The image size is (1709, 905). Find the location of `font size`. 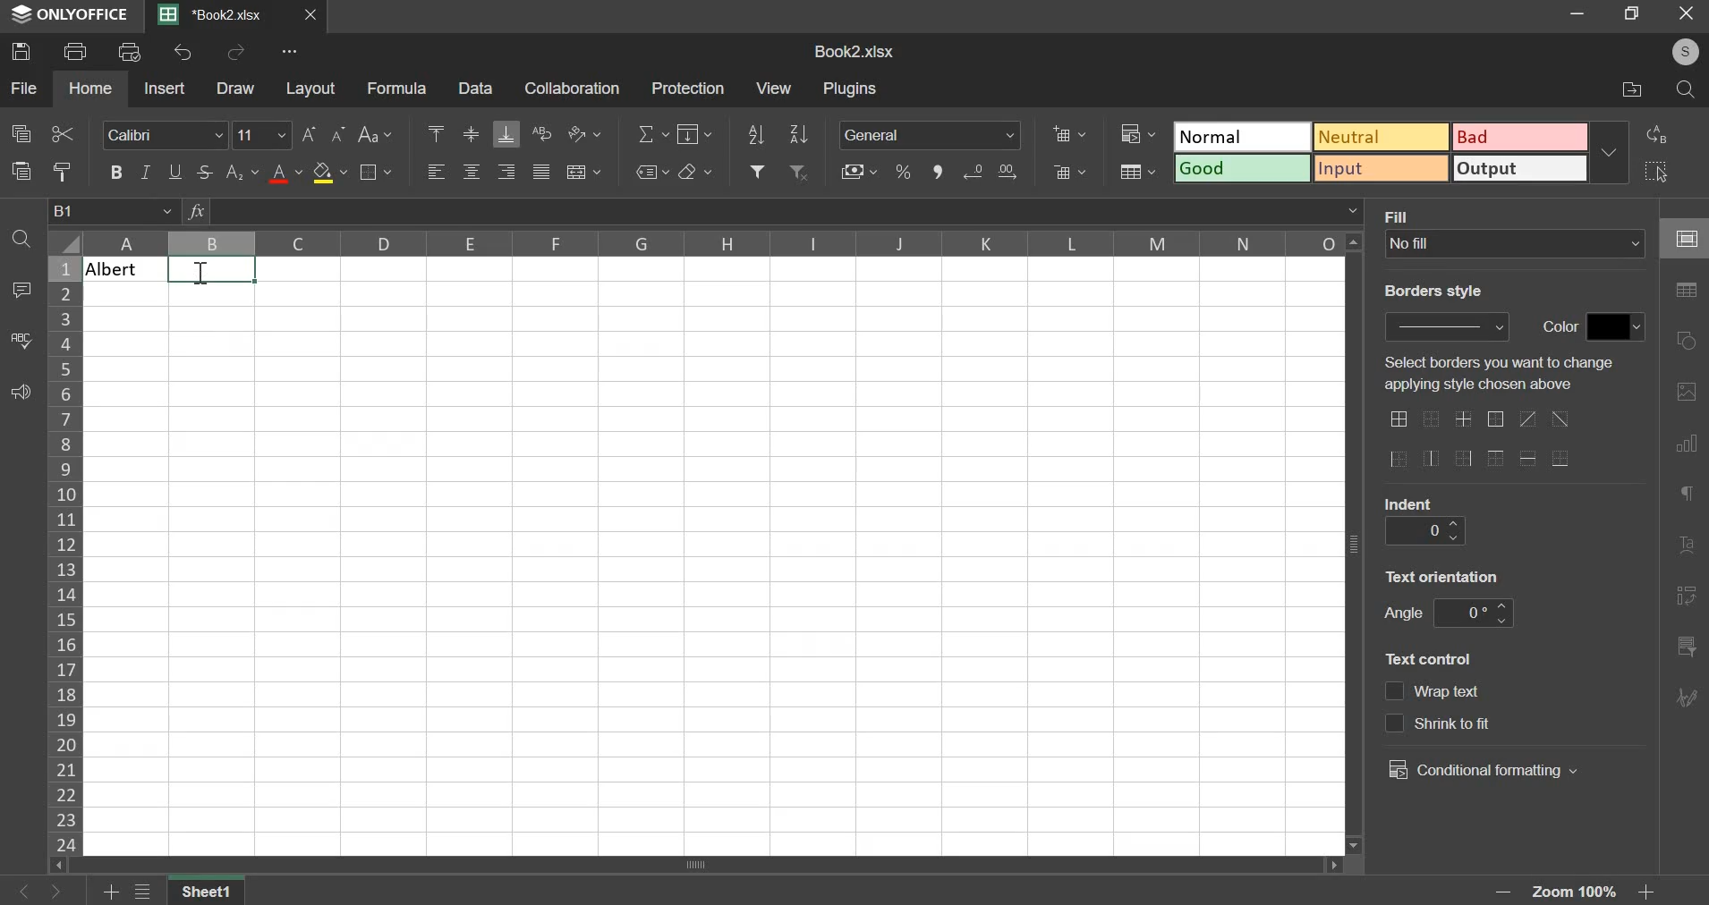

font size is located at coordinates (264, 134).